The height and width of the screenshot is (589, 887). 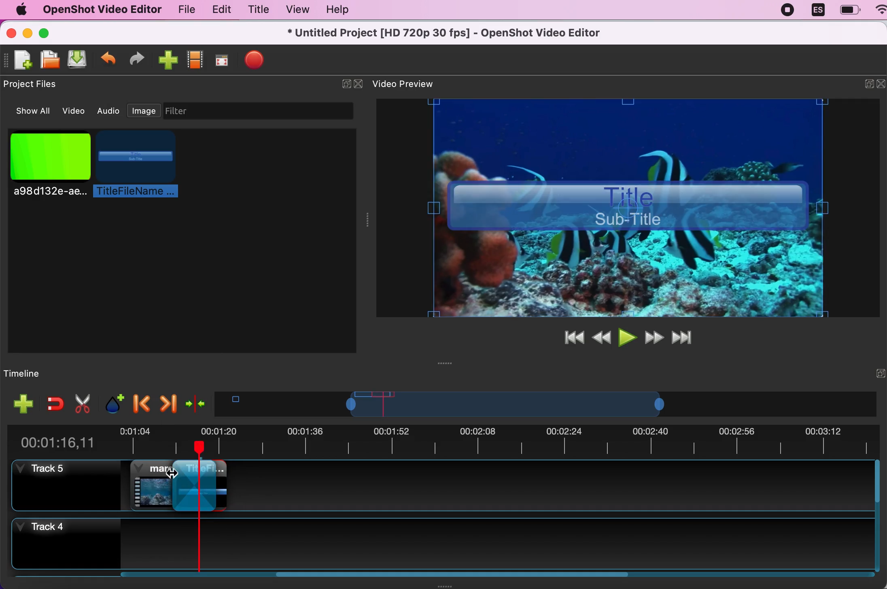 I want to click on time duration, so click(x=445, y=439).